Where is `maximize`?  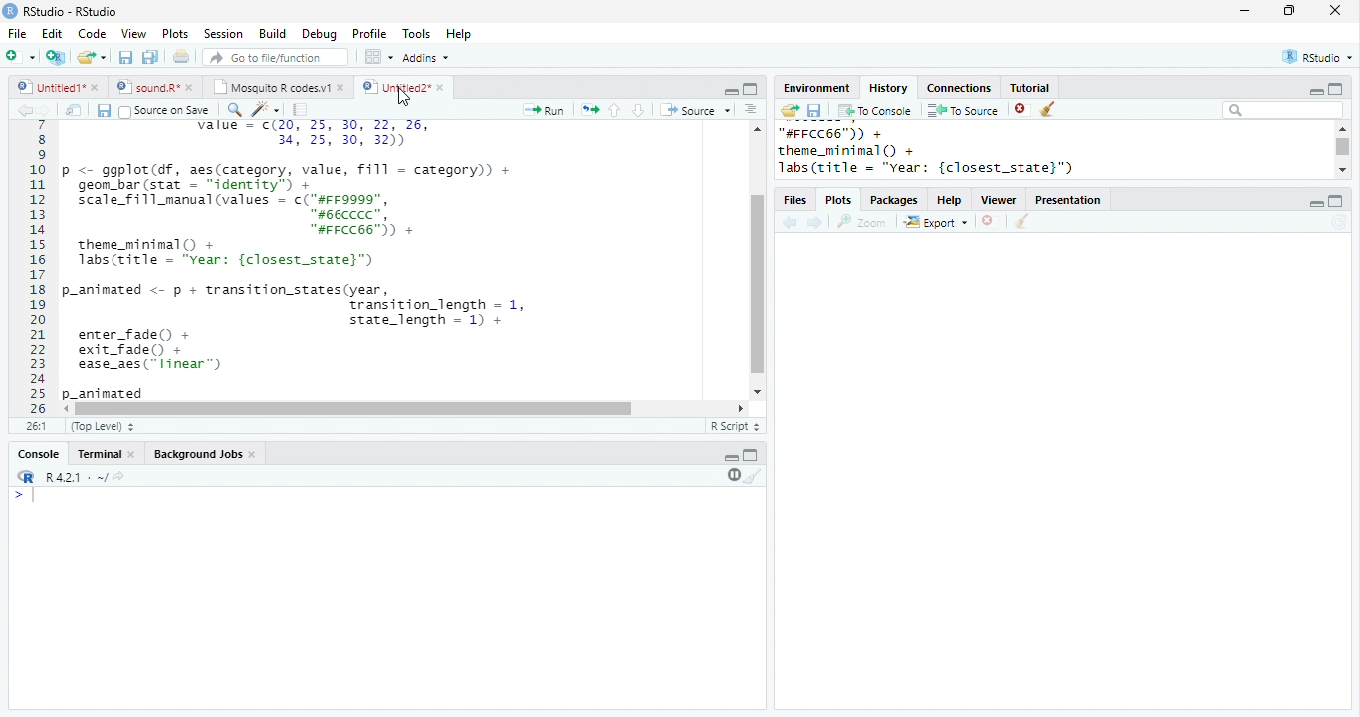 maximize is located at coordinates (1336, 201).